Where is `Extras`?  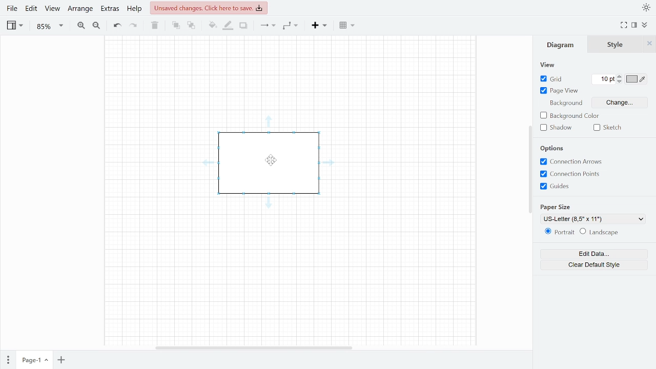 Extras is located at coordinates (109, 10).